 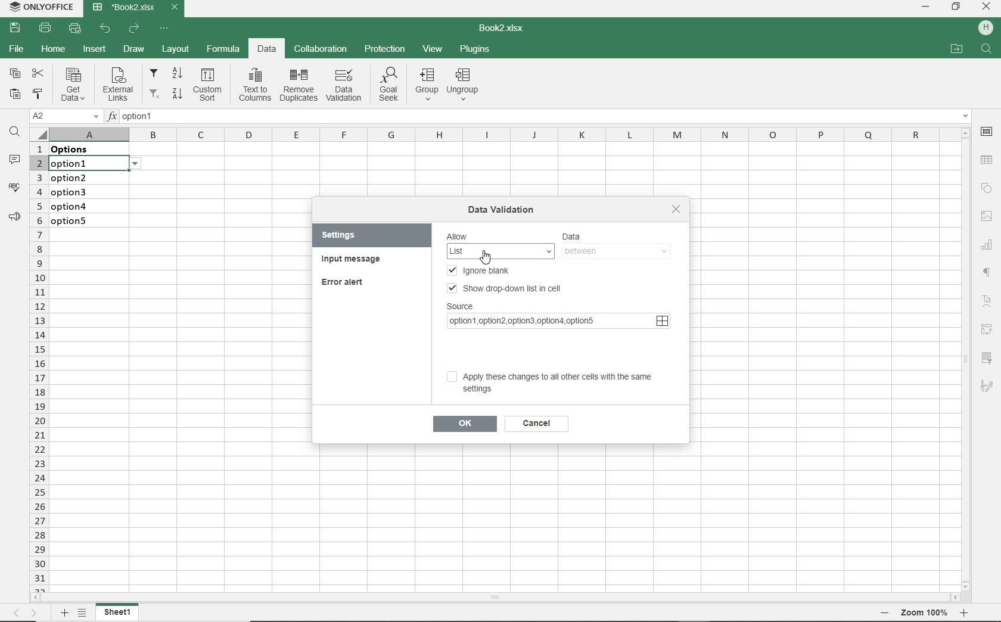 I want to click on OPEN FILE LOCATION, so click(x=957, y=48).